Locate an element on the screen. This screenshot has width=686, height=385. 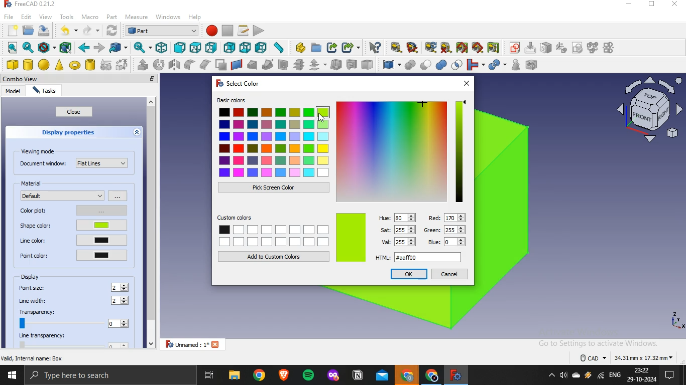
rear is located at coordinates (230, 47).